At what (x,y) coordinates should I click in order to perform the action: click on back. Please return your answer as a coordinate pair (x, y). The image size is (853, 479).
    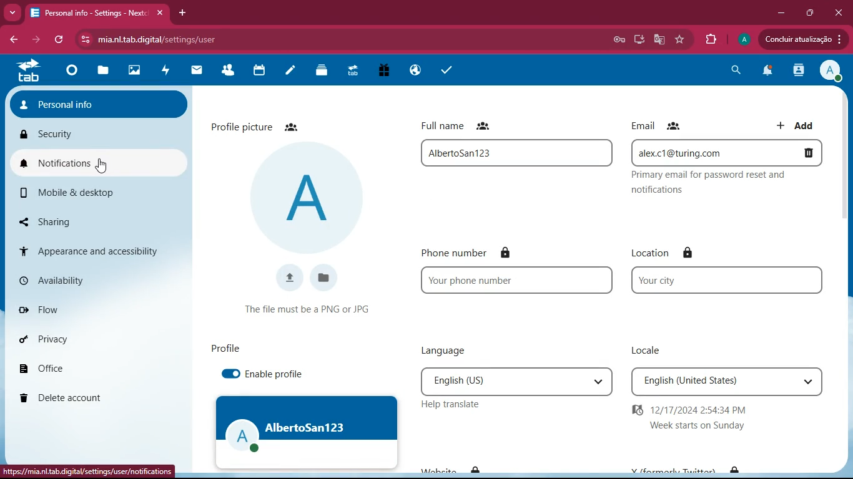
    Looking at the image, I should click on (16, 39).